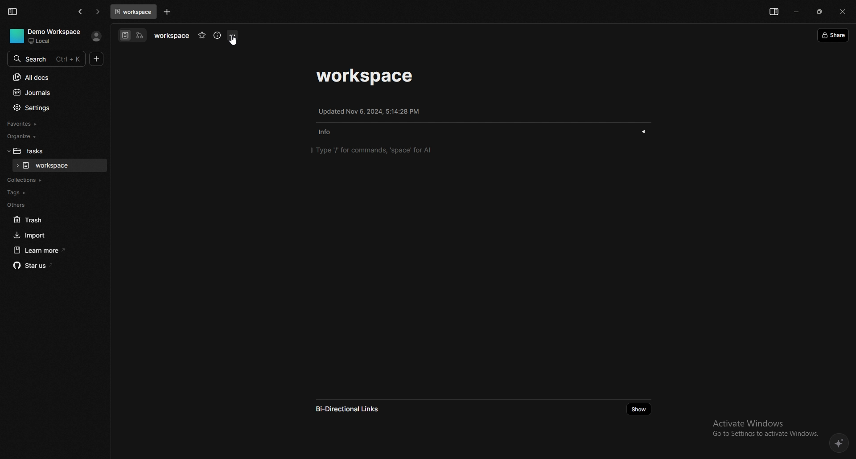 This screenshot has height=459, width=856. Describe the element at coordinates (232, 42) in the screenshot. I see `cursor` at that location.